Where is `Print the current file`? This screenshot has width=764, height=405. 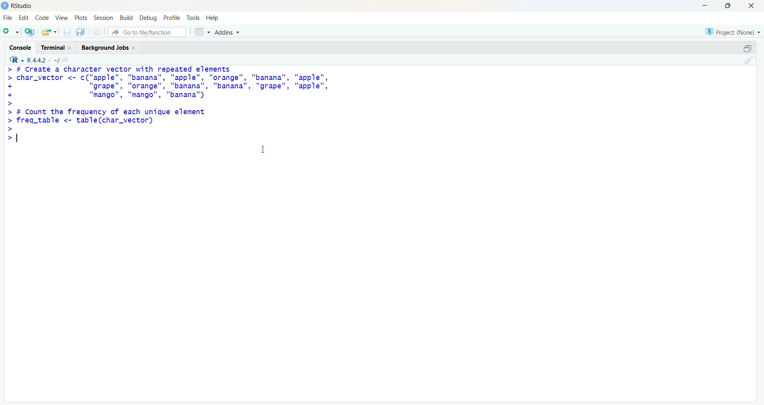 Print the current file is located at coordinates (97, 33).